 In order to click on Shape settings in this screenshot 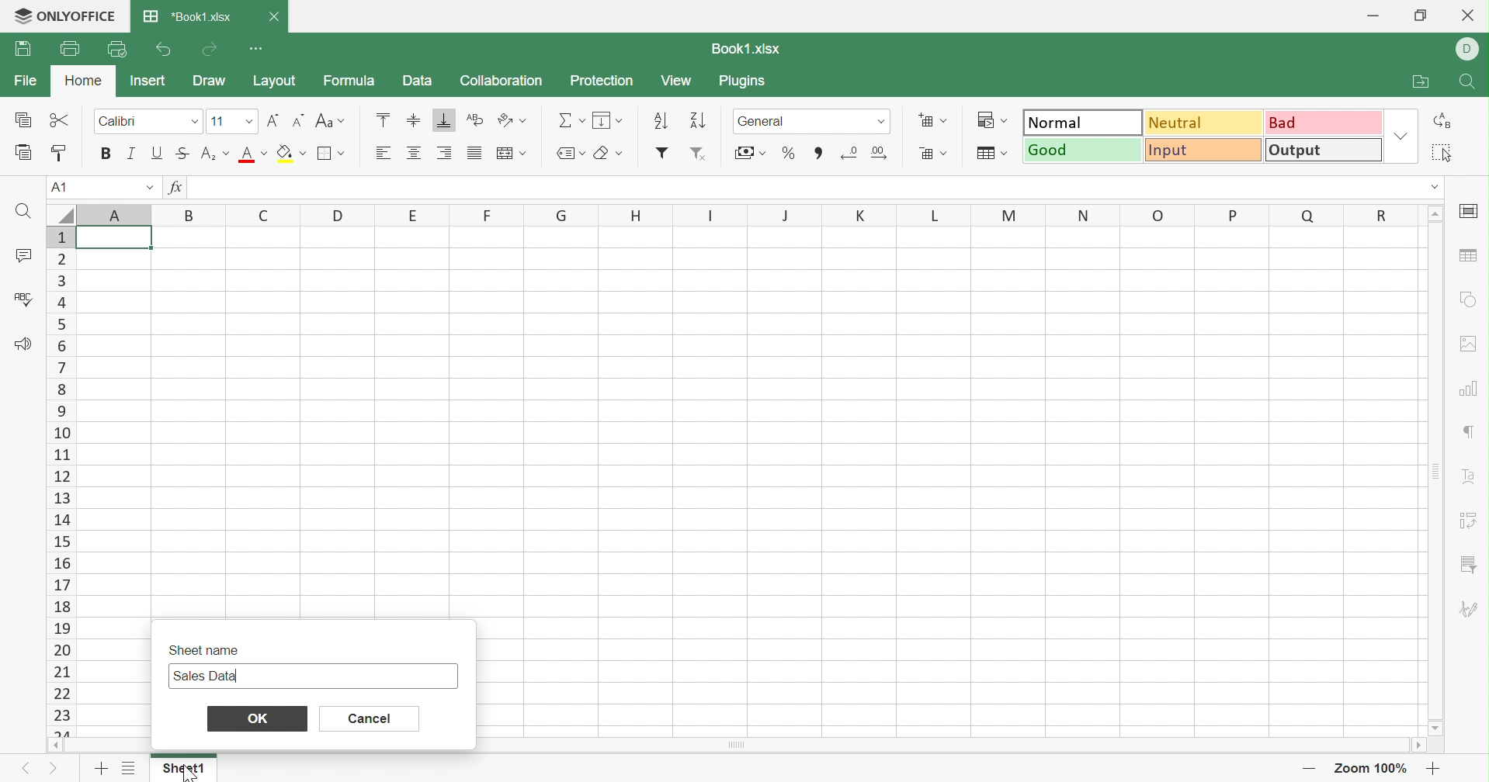, I will do `click(1468, 298)`.